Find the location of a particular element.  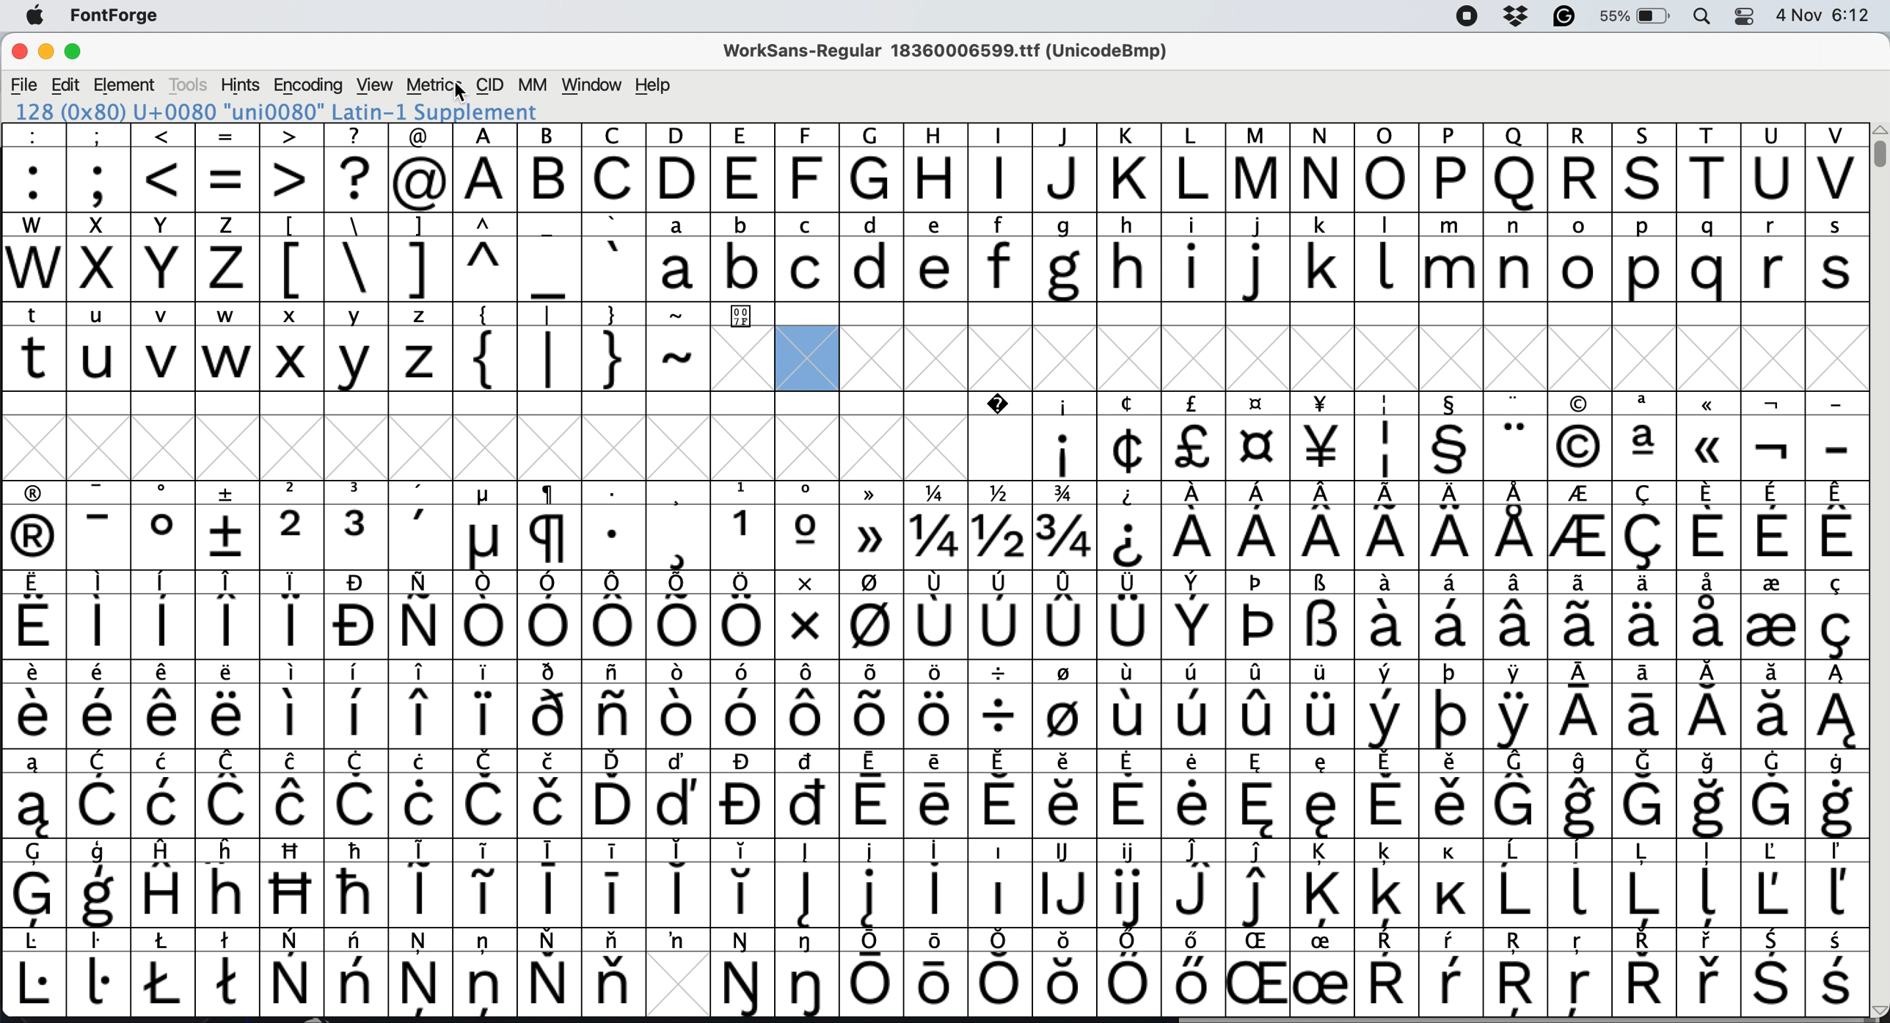

Minimize is located at coordinates (51, 52).